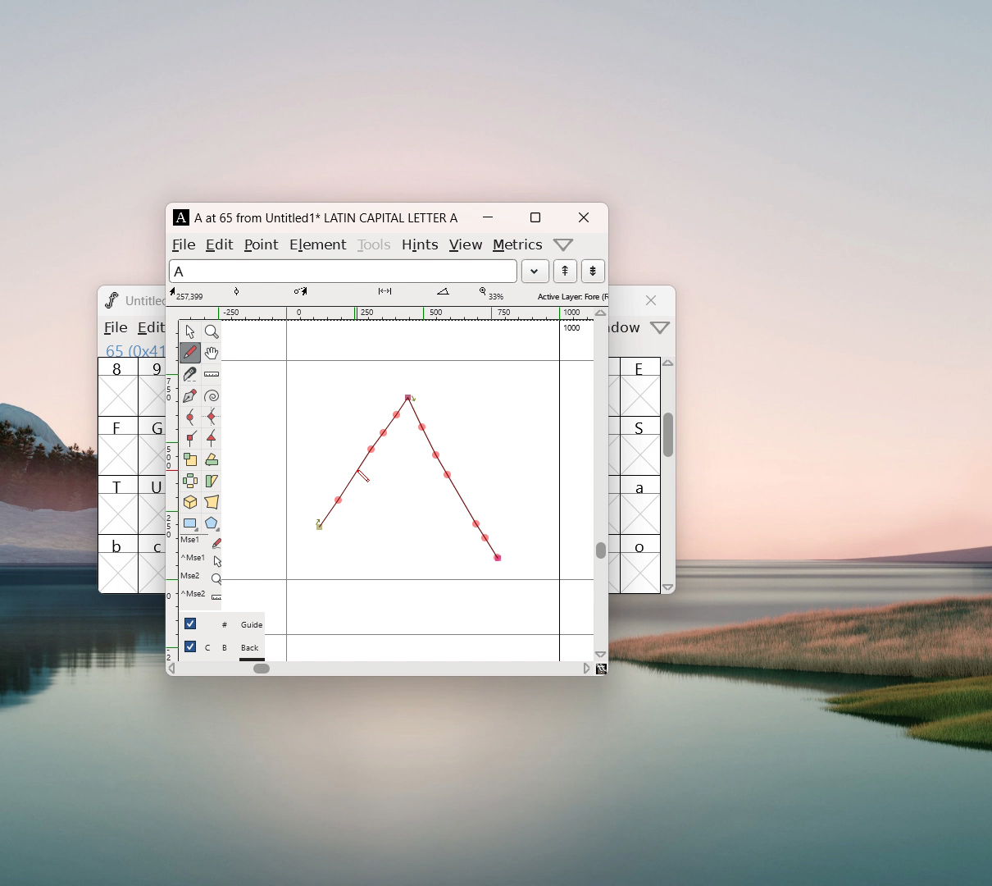  What do you see at coordinates (110, 299) in the screenshot?
I see `logo` at bounding box center [110, 299].